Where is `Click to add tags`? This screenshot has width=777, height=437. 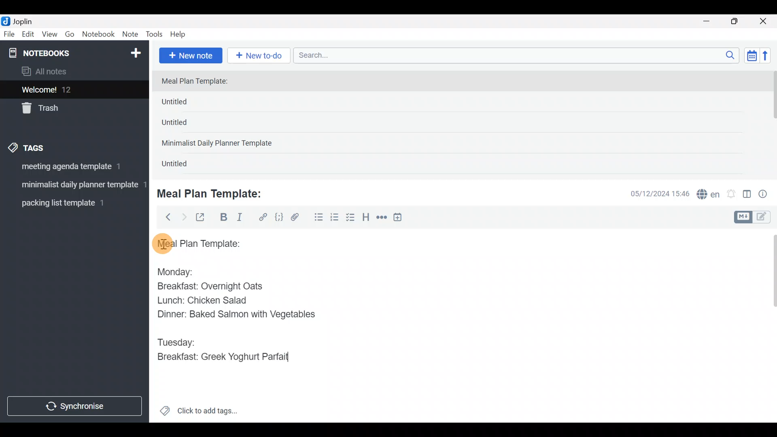
Click to add tags is located at coordinates (198, 414).